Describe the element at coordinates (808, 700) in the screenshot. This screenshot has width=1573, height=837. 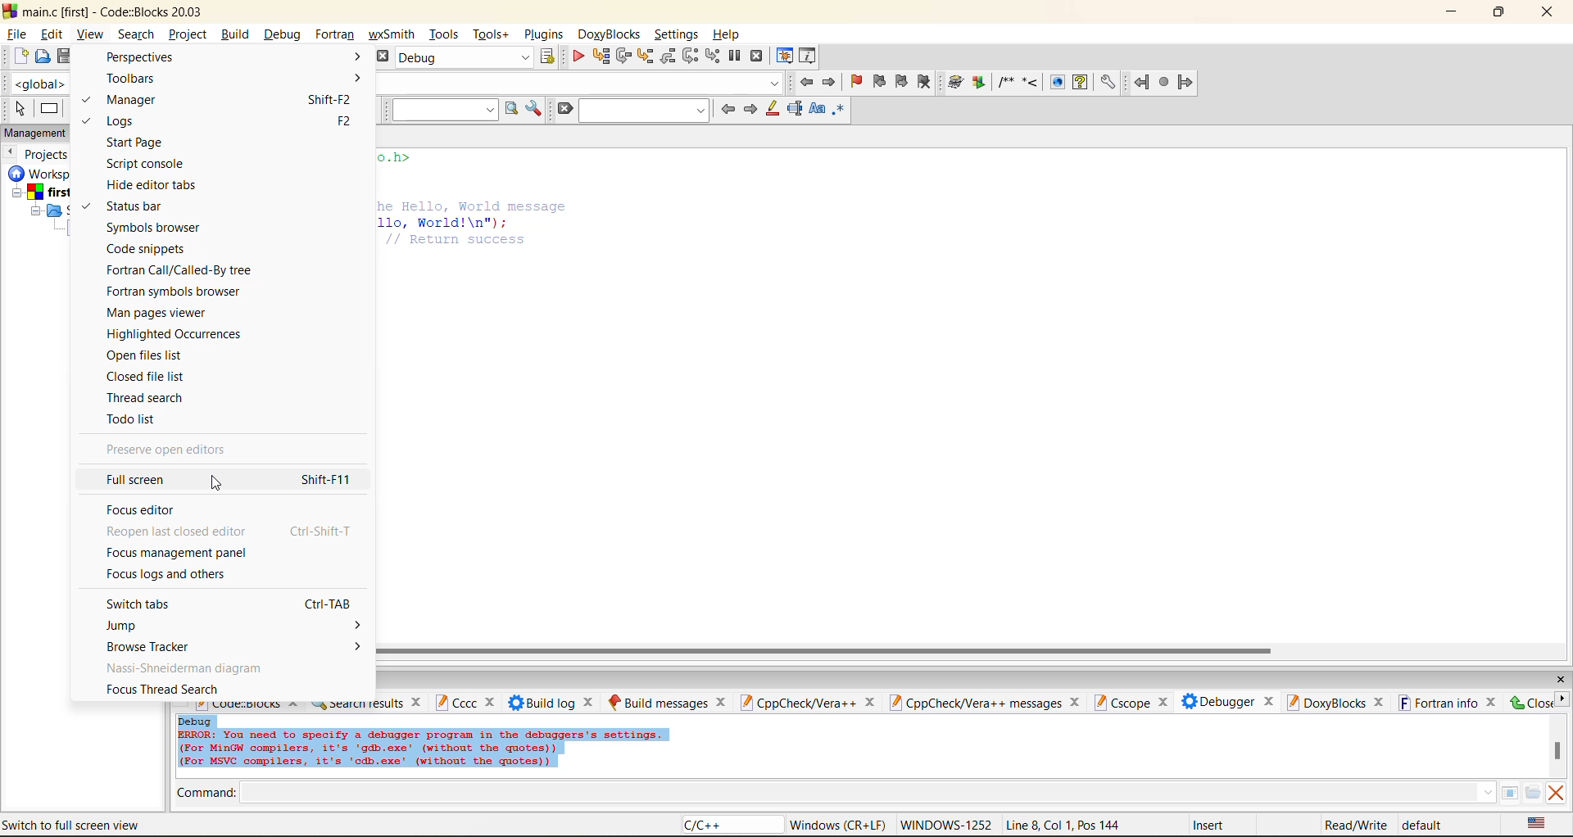
I see `cppcheck/vera++` at that location.